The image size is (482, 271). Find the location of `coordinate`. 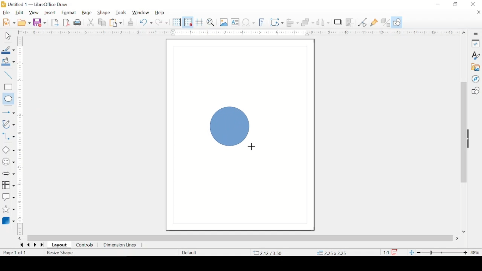

coordinate is located at coordinates (333, 252).